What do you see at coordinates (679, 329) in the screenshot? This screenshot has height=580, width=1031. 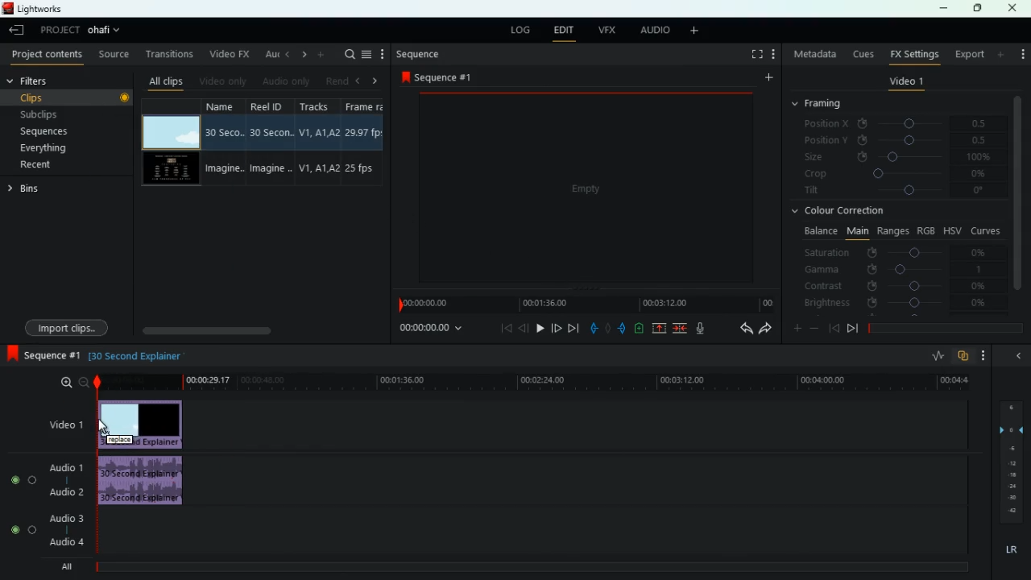 I see `join` at bounding box center [679, 329].